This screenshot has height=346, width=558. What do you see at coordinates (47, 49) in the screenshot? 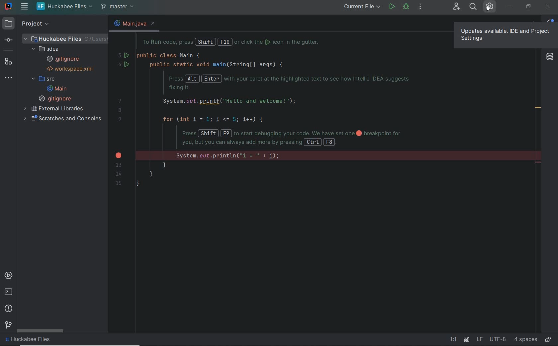
I see `.idea` at bounding box center [47, 49].